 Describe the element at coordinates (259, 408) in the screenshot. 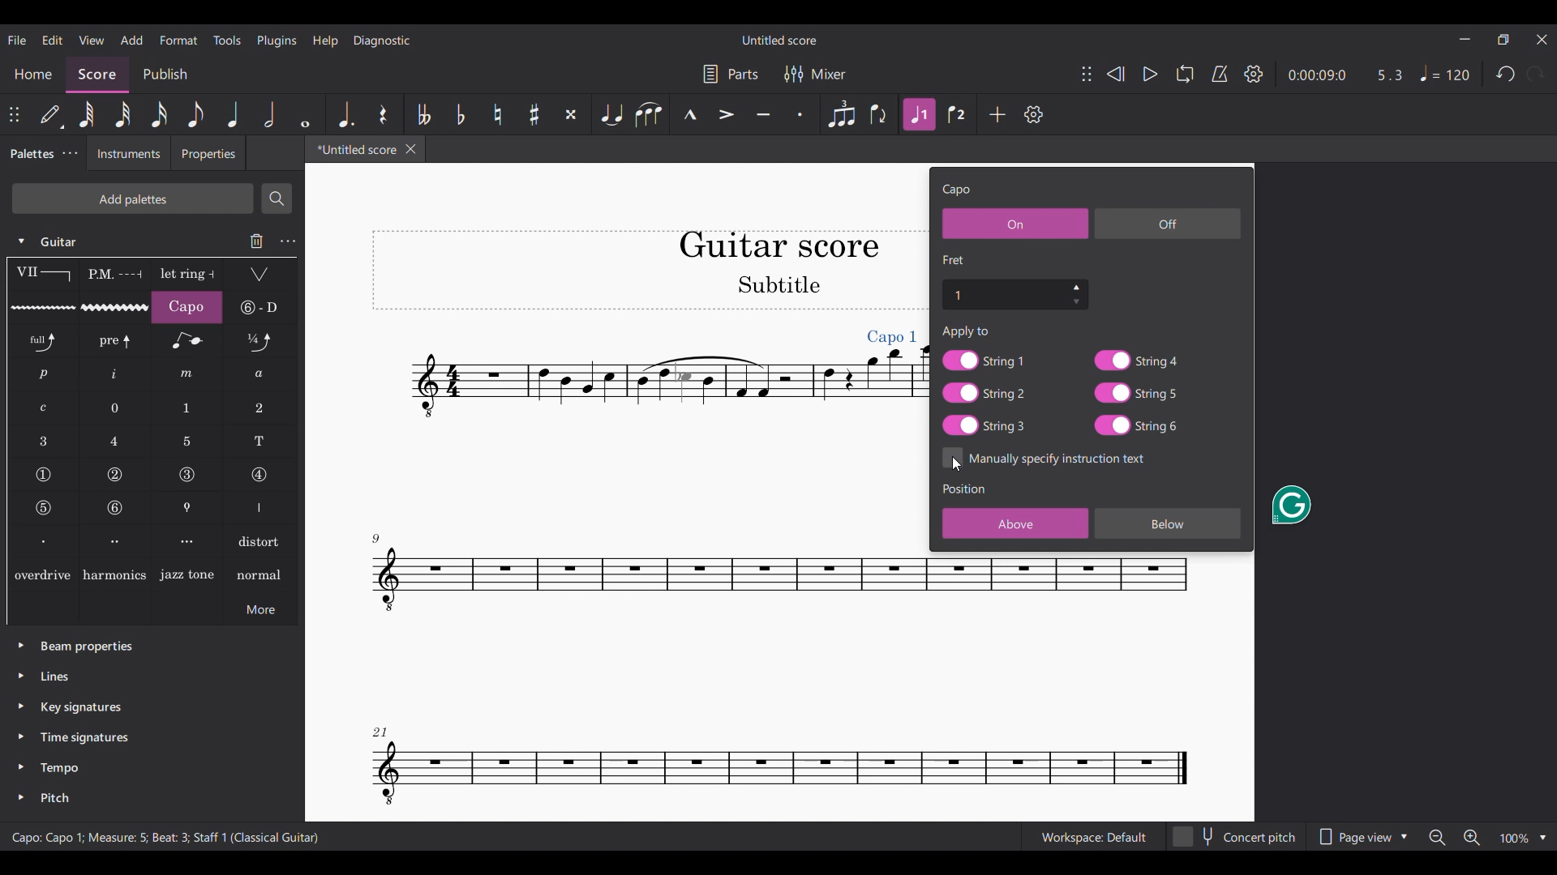

I see `LH guitar fingering 2` at that location.